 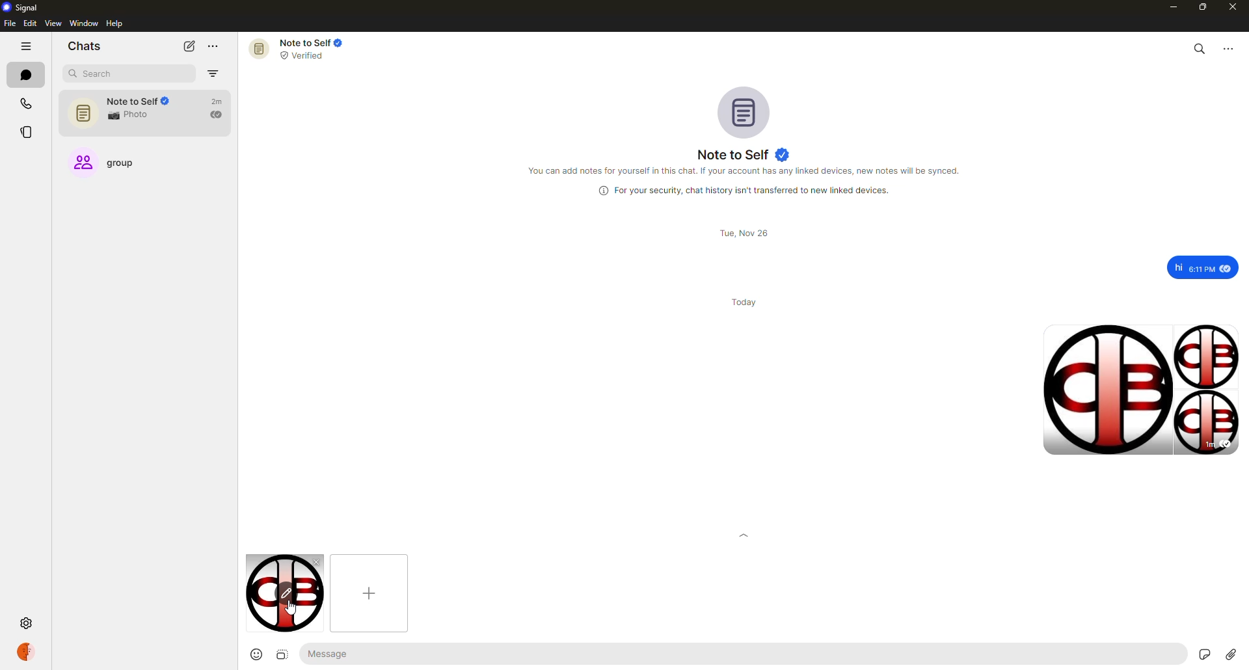 I want to click on hide tabs, so click(x=27, y=47).